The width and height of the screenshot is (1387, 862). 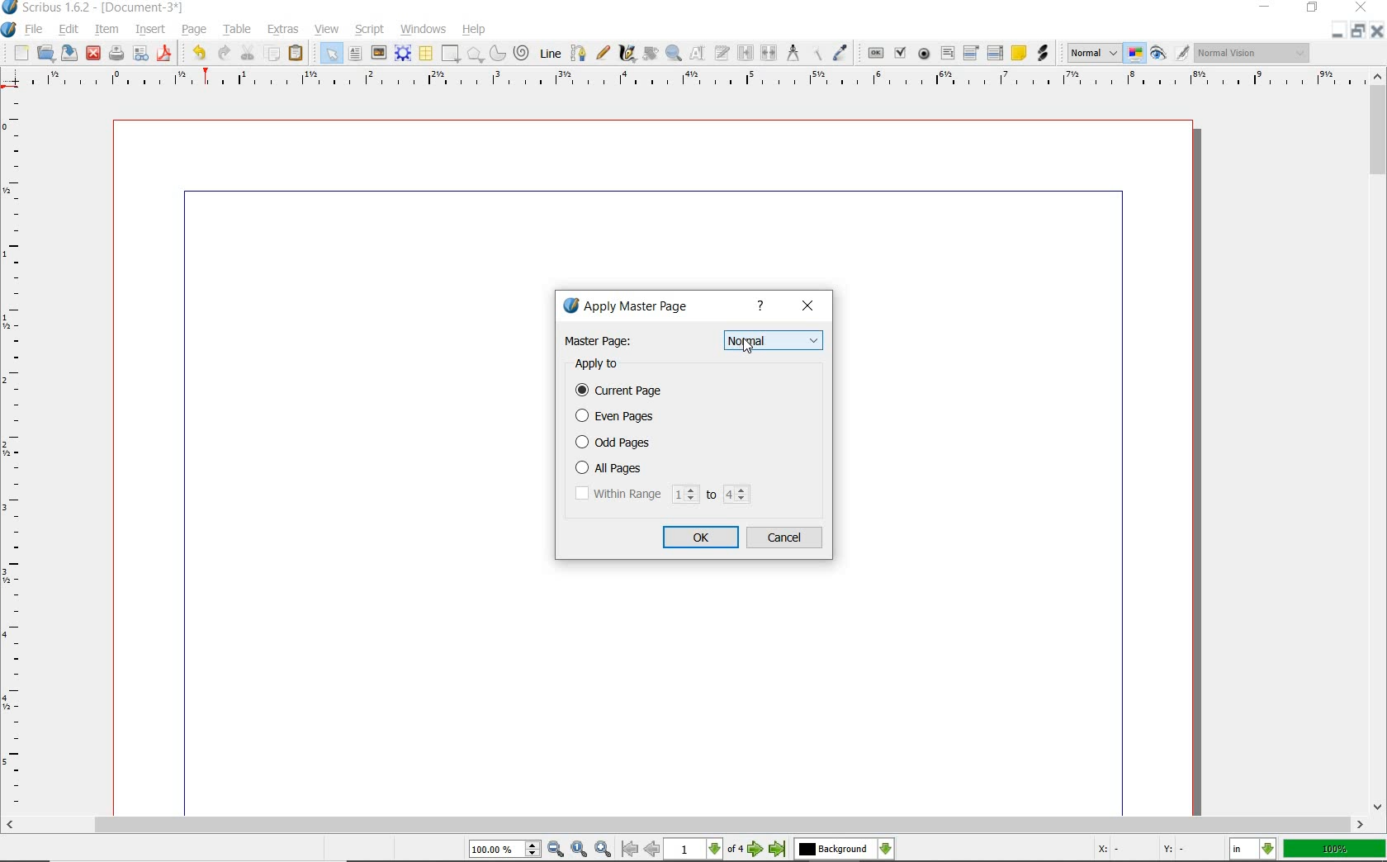 What do you see at coordinates (296, 53) in the screenshot?
I see `paste` at bounding box center [296, 53].